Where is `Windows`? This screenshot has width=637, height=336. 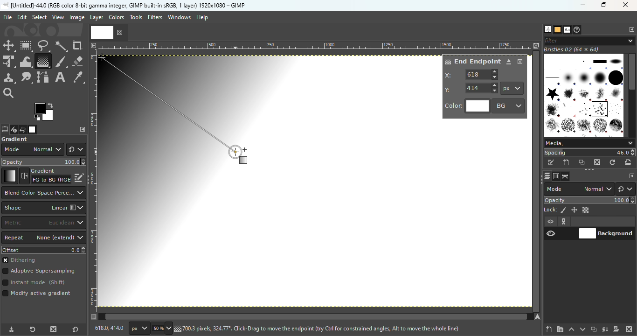
Windows is located at coordinates (179, 17).